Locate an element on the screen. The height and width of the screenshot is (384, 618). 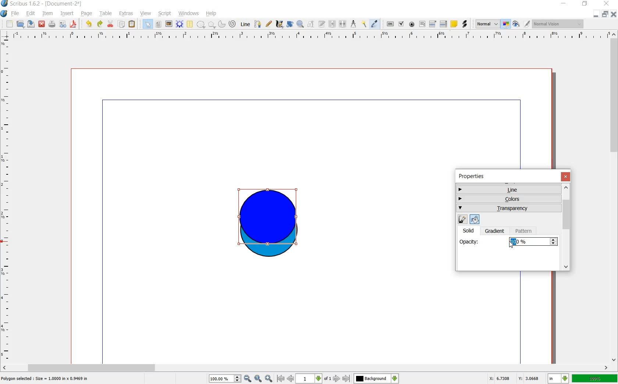
edit is located at coordinates (32, 14).